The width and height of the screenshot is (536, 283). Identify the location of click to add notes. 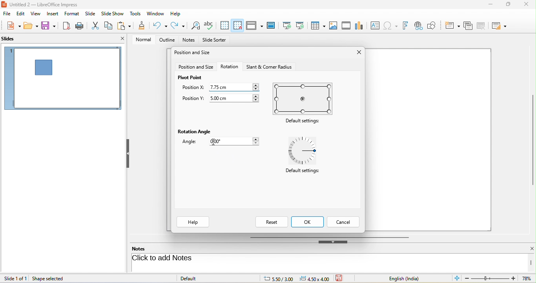
(193, 259).